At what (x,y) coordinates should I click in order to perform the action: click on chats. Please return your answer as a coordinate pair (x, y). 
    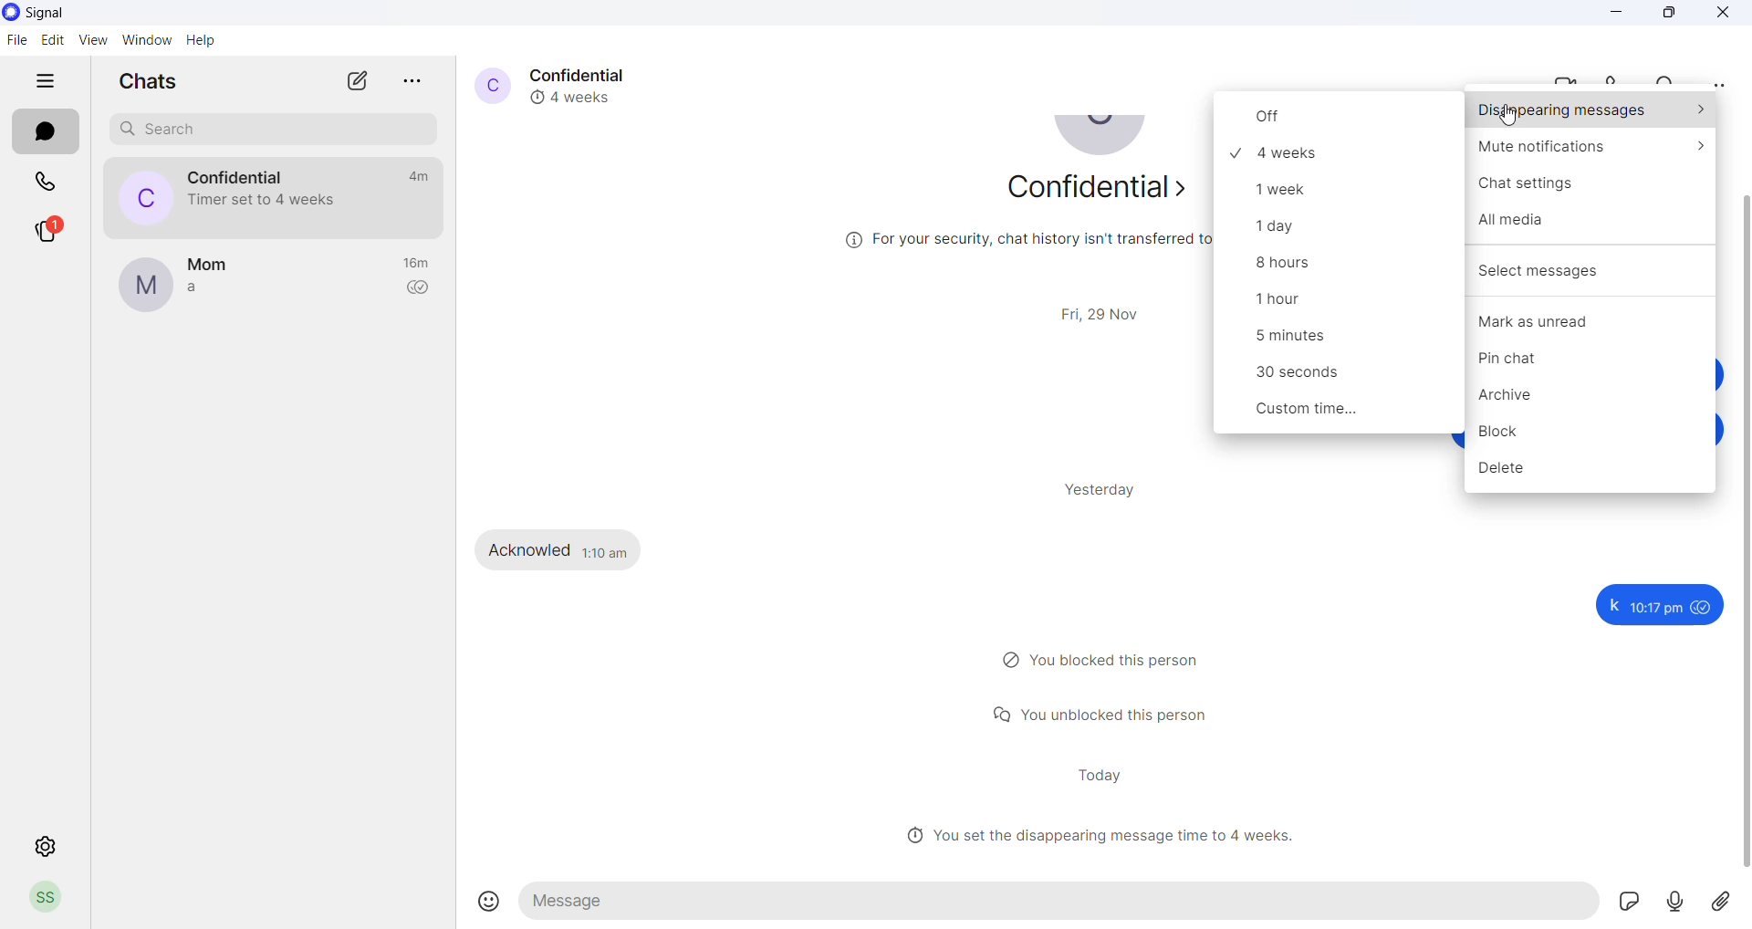
    Looking at the image, I should click on (47, 132).